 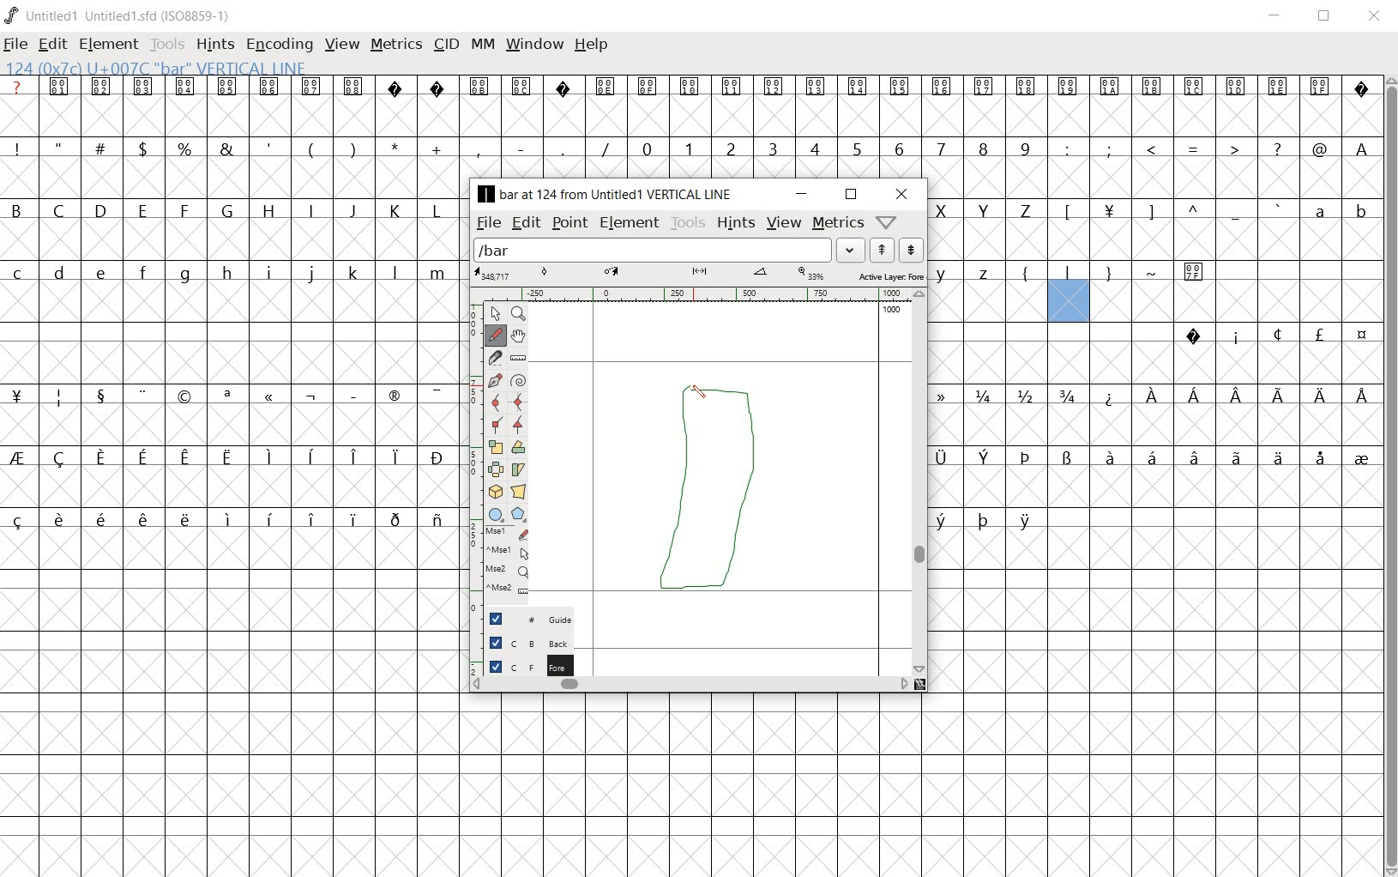 What do you see at coordinates (231, 457) in the screenshot?
I see `special letters` at bounding box center [231, 457].